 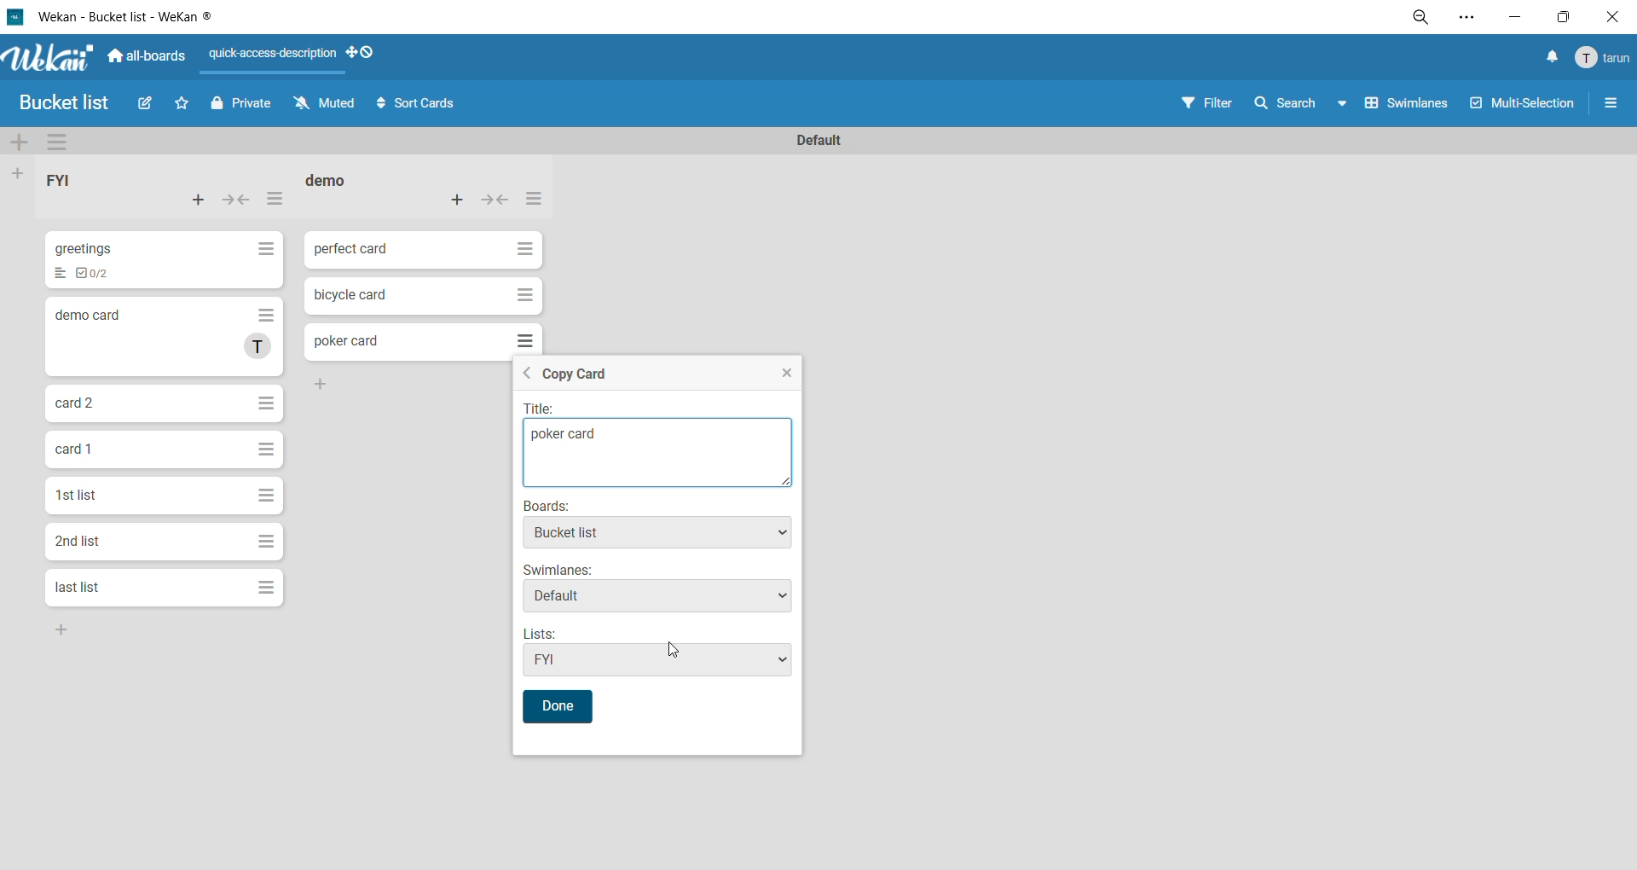 I want to click on greetings, so click(x=88, y=247).